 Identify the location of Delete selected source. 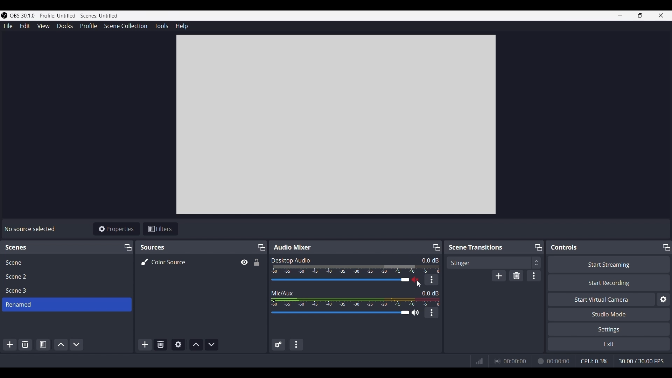
(160, 345).